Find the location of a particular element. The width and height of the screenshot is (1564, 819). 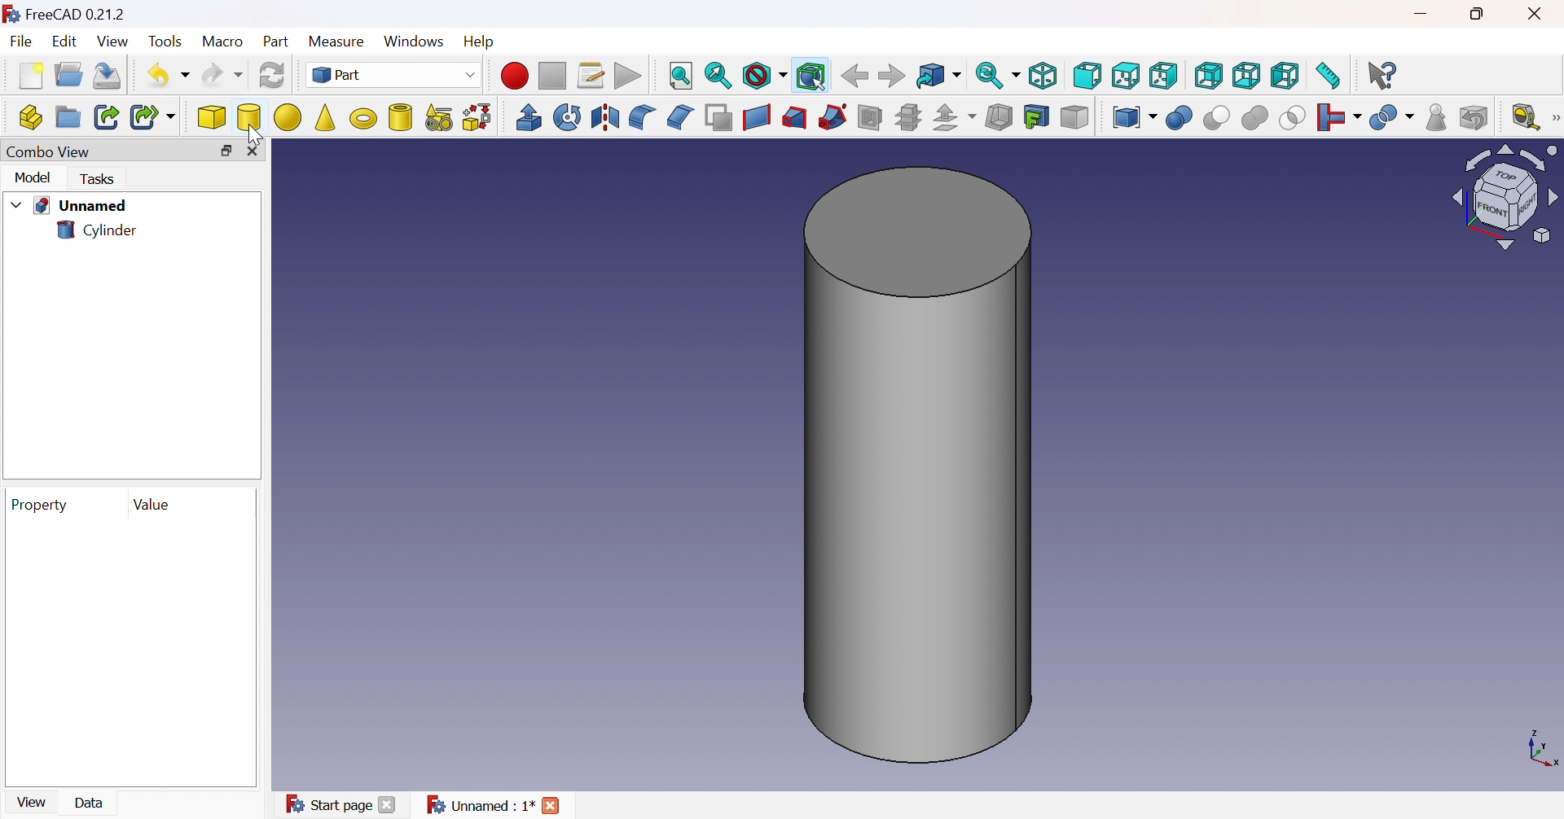

Chamfer is located at coordinates (679, 116).